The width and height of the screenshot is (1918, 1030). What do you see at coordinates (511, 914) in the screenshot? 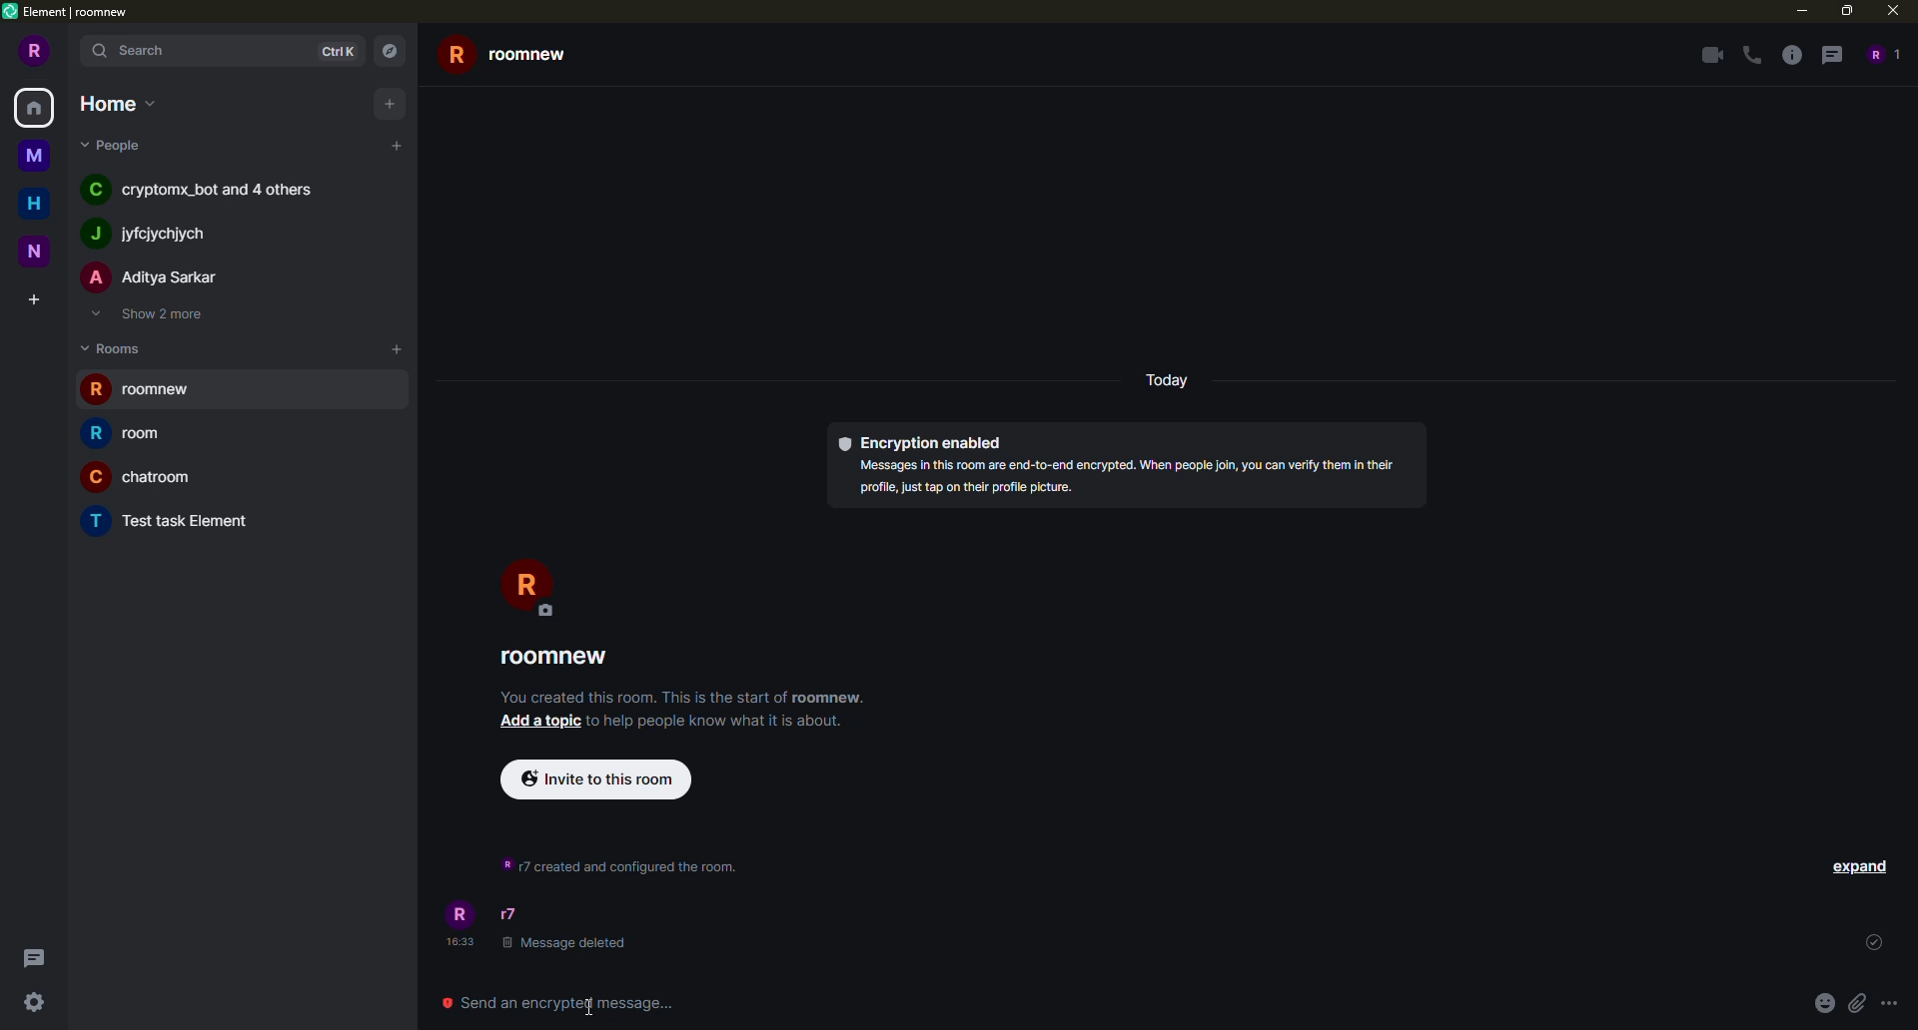
I see `r7` at bounding box center [511, 914].